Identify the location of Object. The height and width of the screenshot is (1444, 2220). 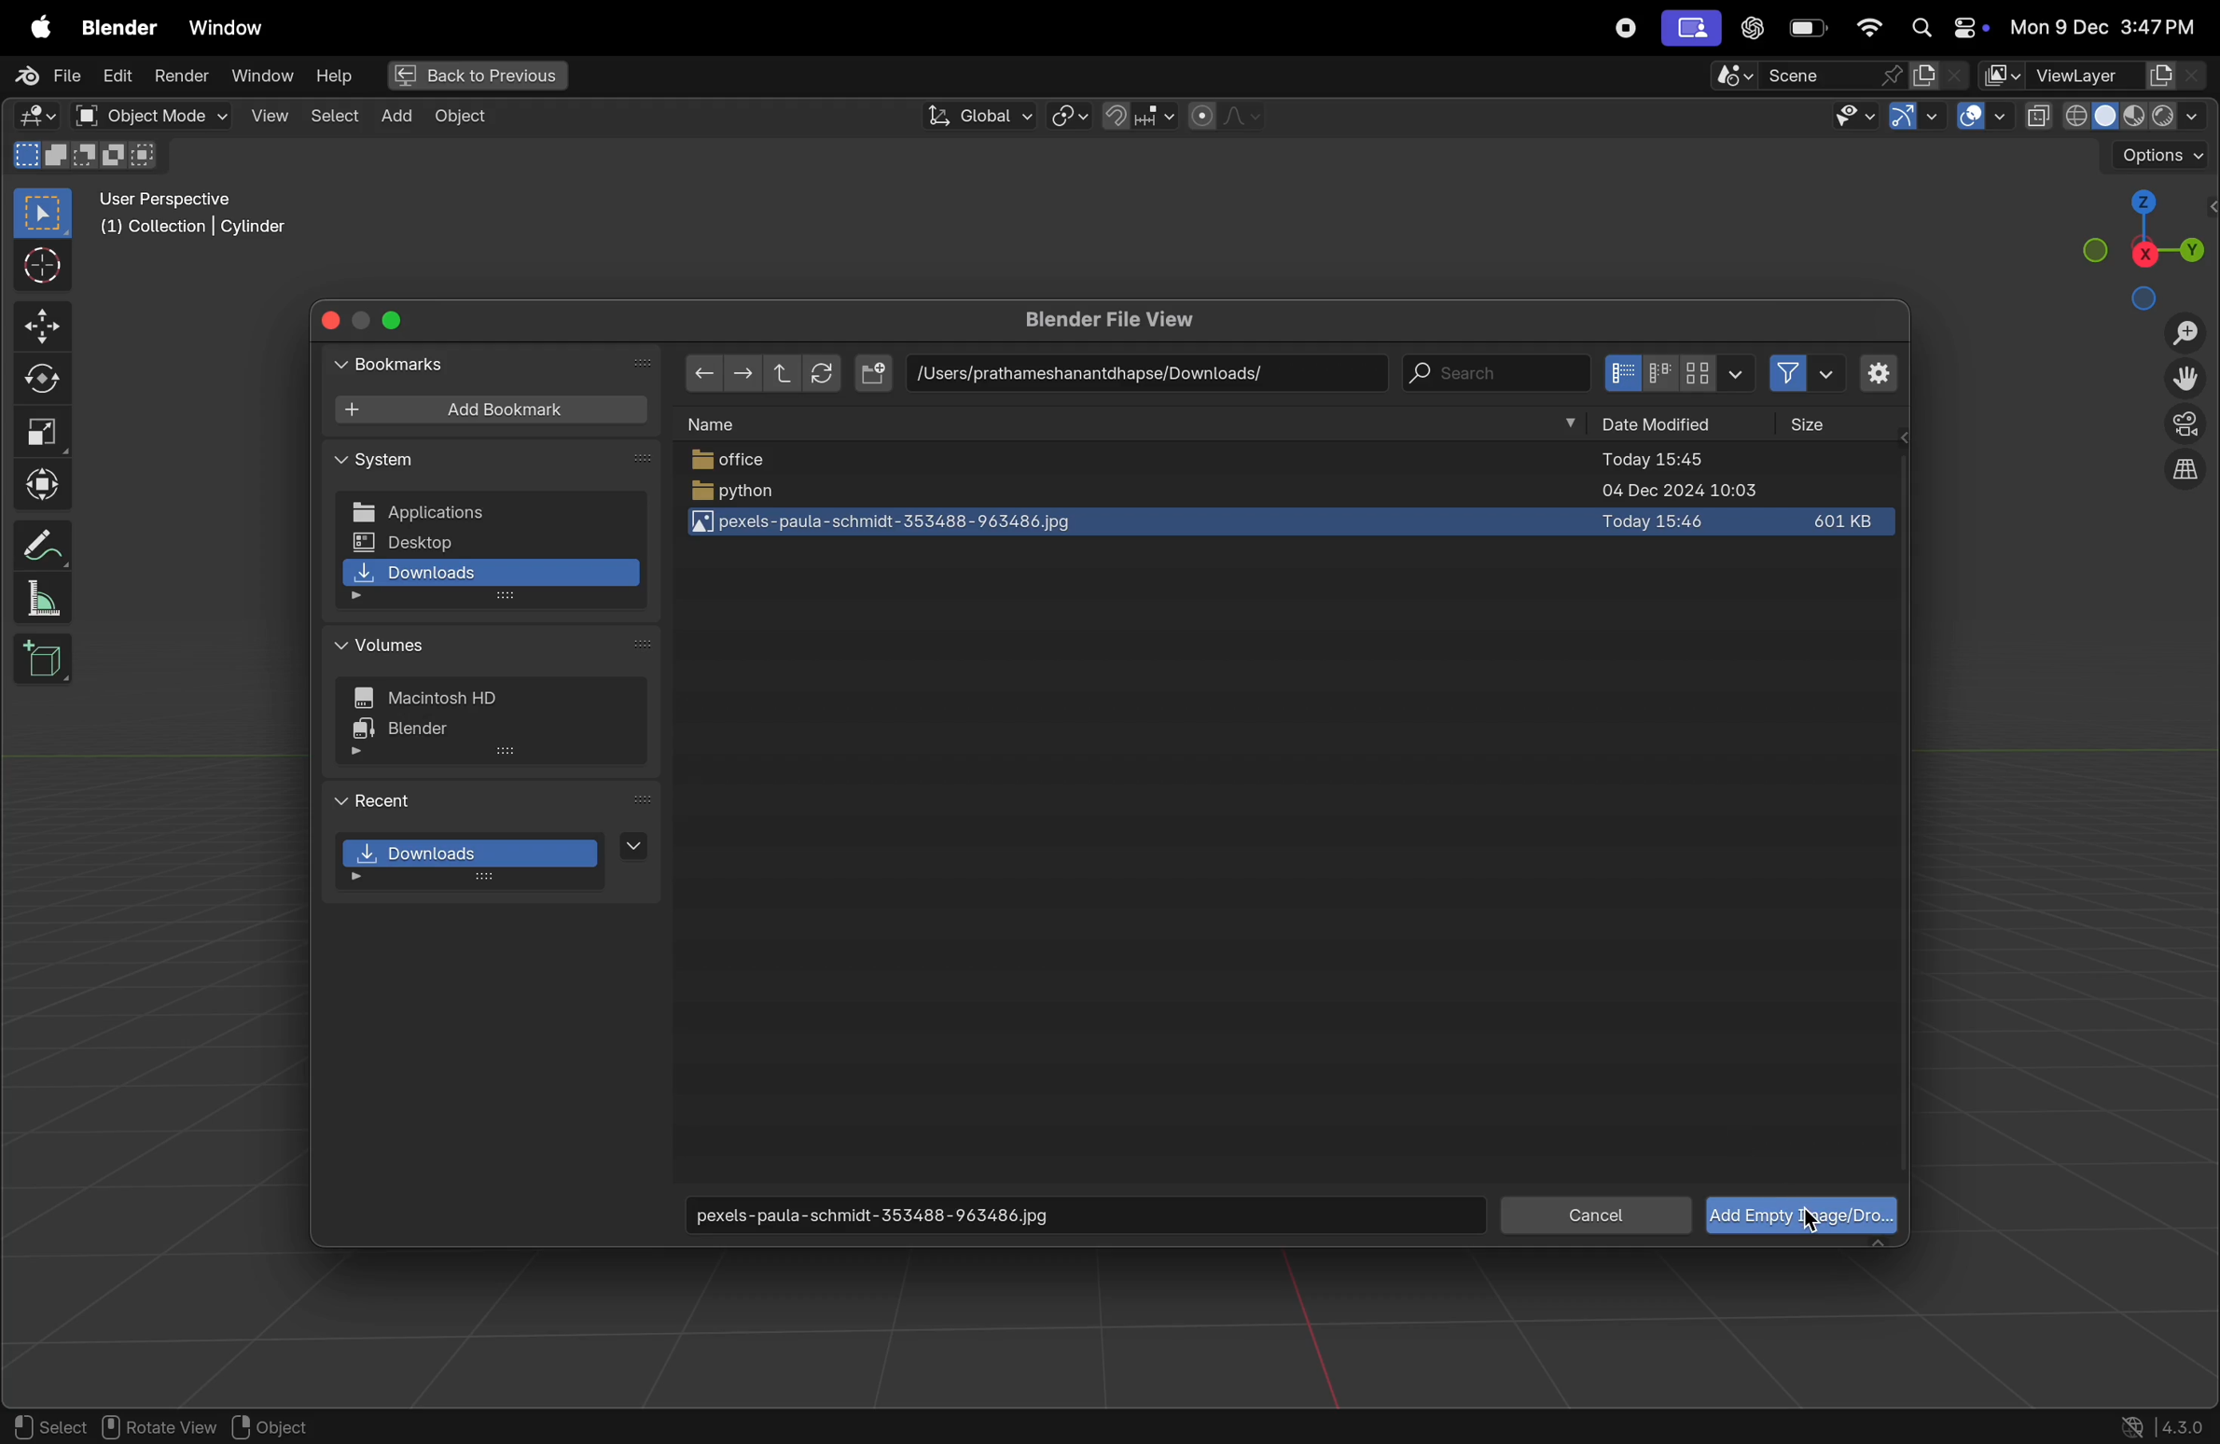
(471, 117).